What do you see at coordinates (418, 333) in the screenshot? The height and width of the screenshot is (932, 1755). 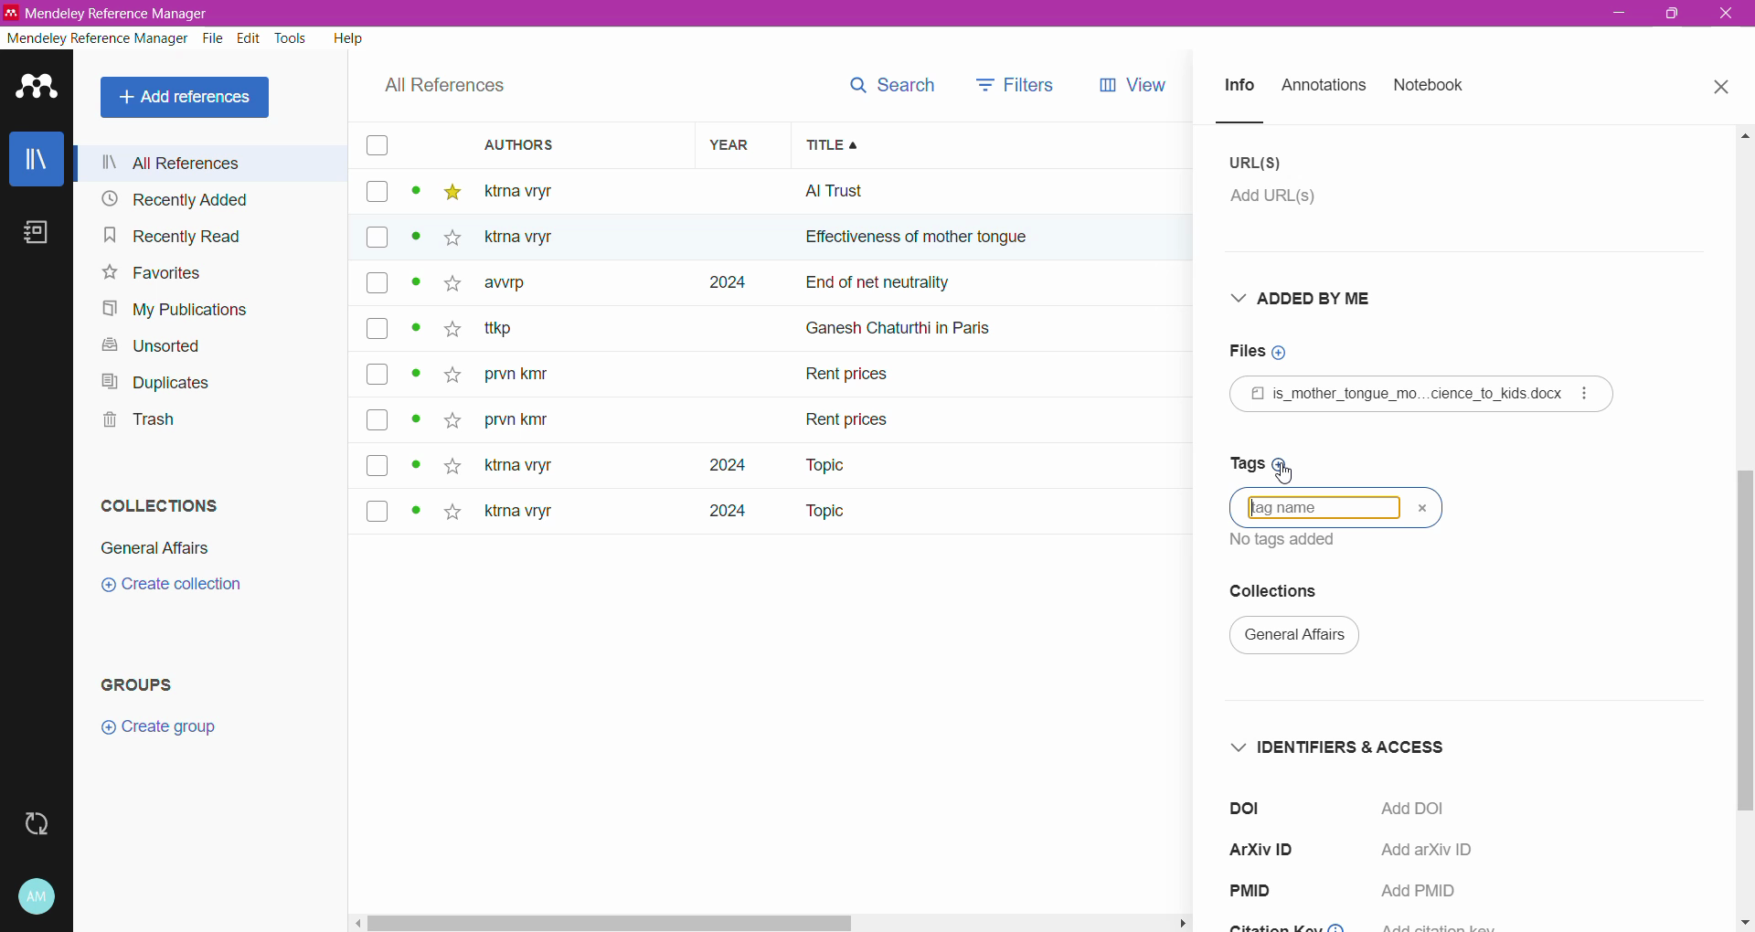 I see `dot ` at bounding box center [418, 333].